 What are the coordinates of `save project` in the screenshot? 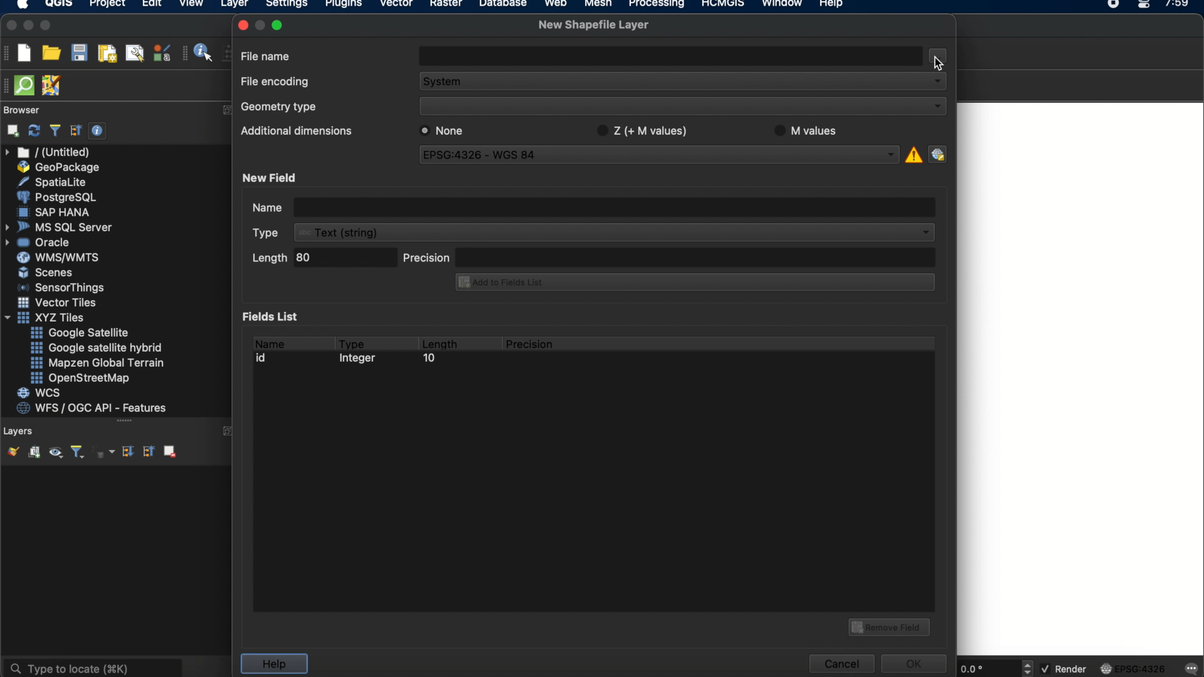 It's located at (78, 53).